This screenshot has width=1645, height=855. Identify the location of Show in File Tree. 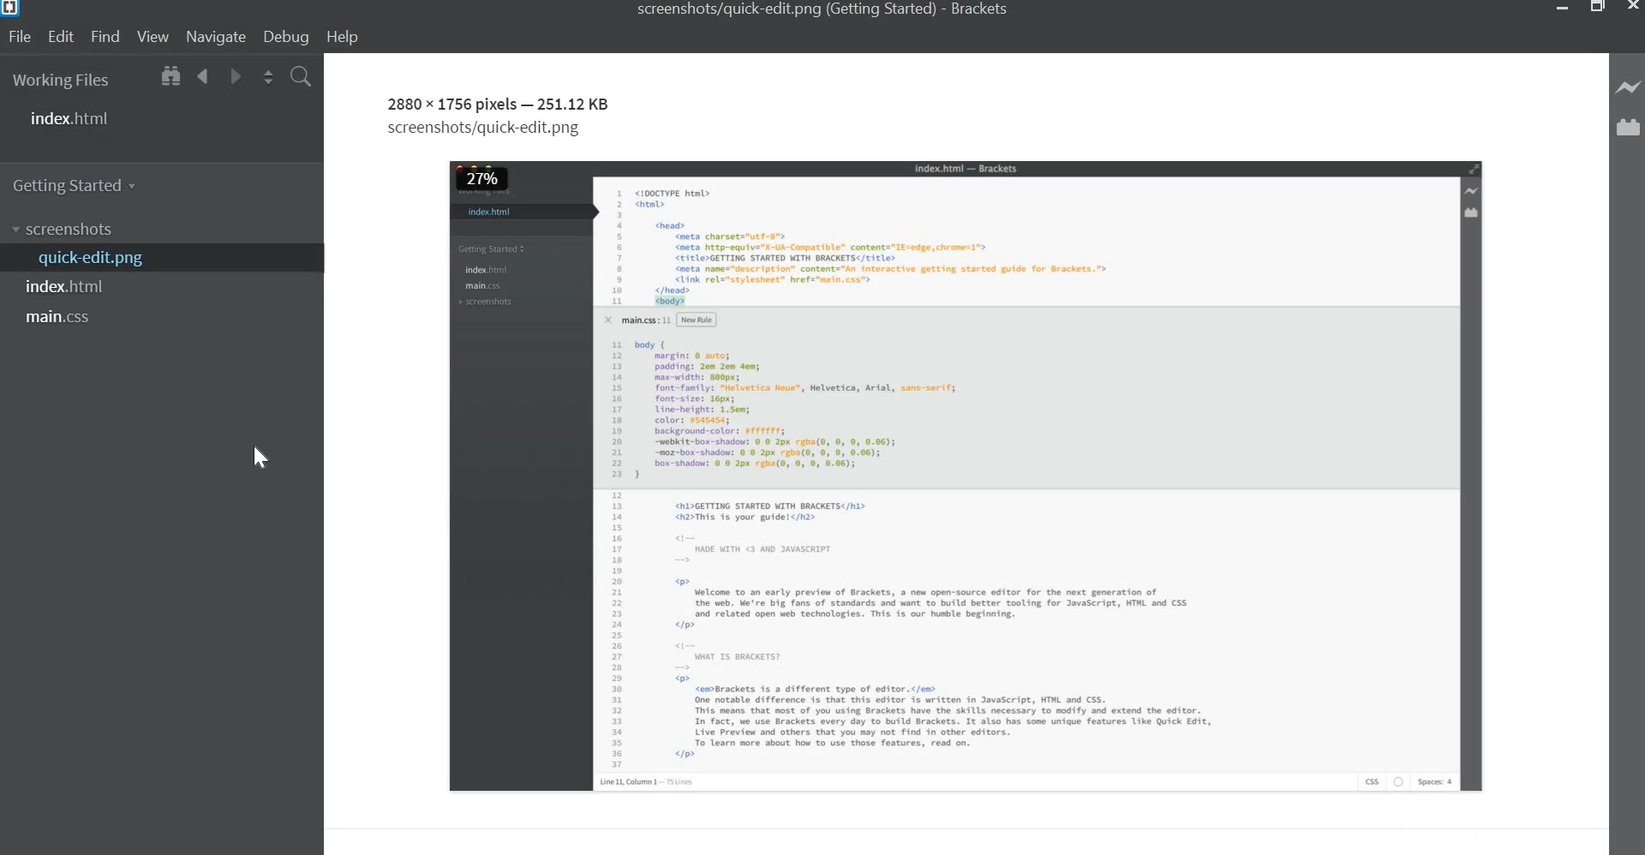
(169, 78).